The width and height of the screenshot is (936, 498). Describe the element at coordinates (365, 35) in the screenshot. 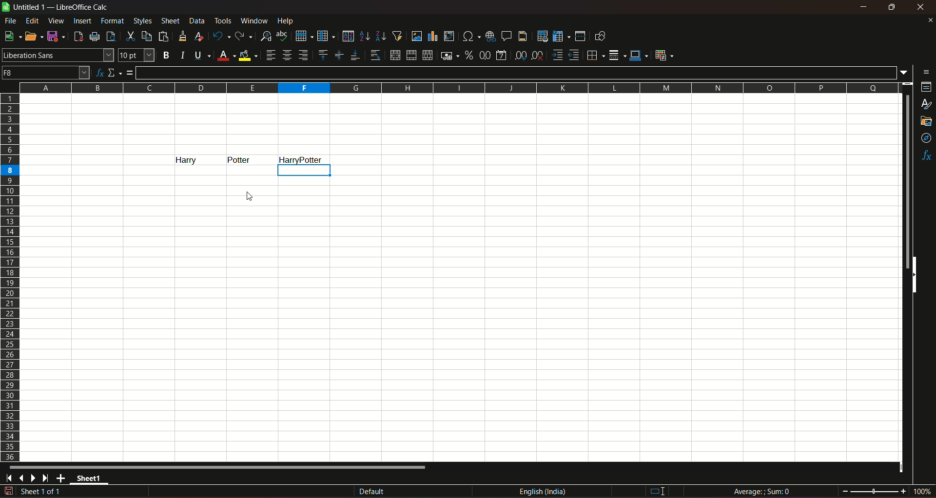

I see `sort ascending` at that location.